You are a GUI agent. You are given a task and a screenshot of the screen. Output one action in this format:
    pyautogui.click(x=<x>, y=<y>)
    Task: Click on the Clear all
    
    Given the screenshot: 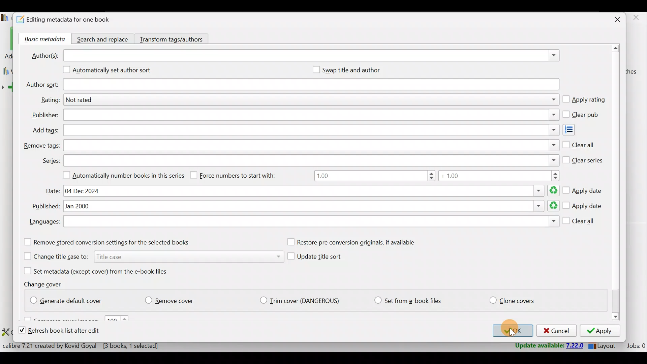 What is the action you would take?
    pyautogui.click(x=580, y=222)
    